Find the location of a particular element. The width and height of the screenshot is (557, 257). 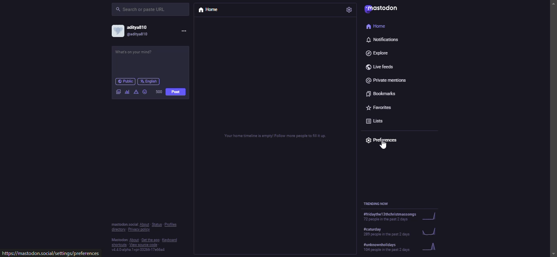

private mentions is located at coordinates (387, 80).